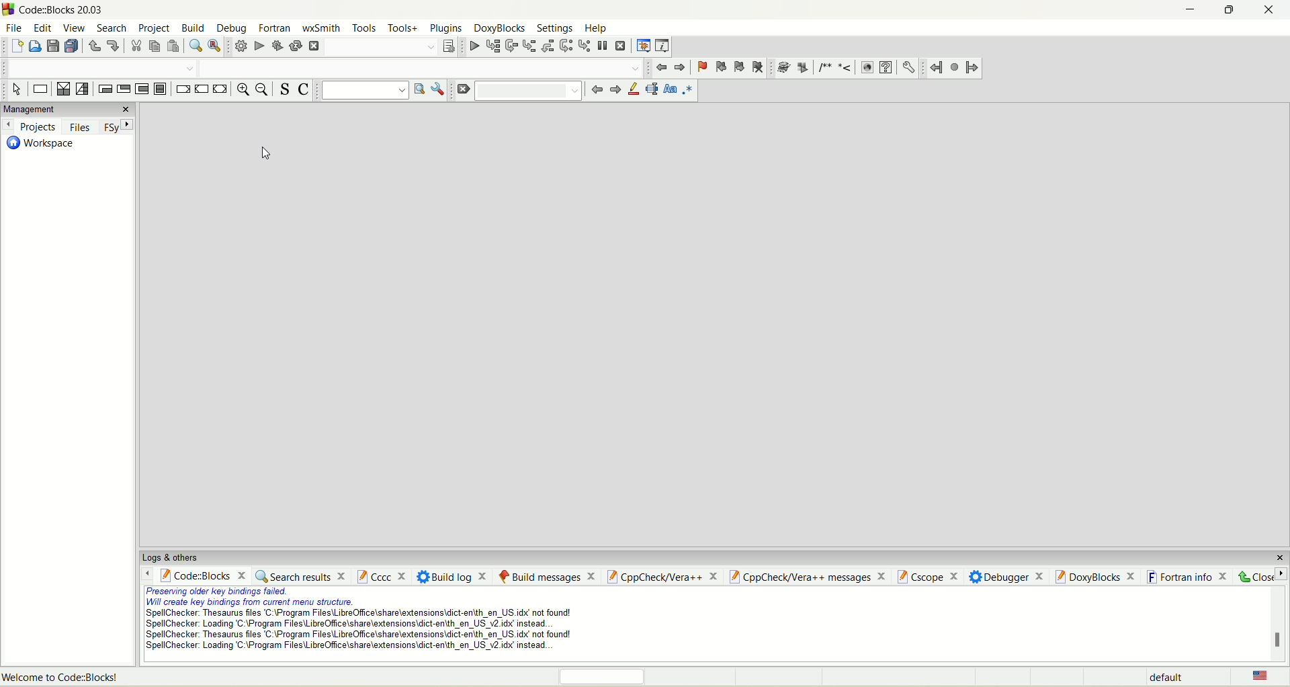 The height and width of the screenshot is (687, 1290). What do you see at coordinates (418, 89) in the screenshot?
I see `run search` at bounding box center [418, 89].